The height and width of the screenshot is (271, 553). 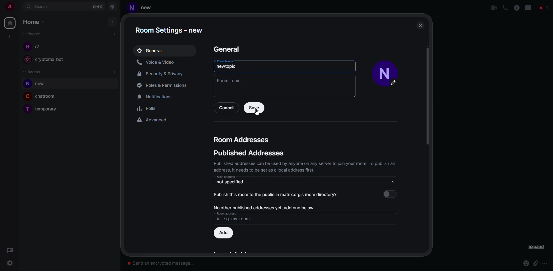 What do you see at coordinates (94, 7) in the screenshot?
I see `ctrlK` at bounding box center [94, 7].